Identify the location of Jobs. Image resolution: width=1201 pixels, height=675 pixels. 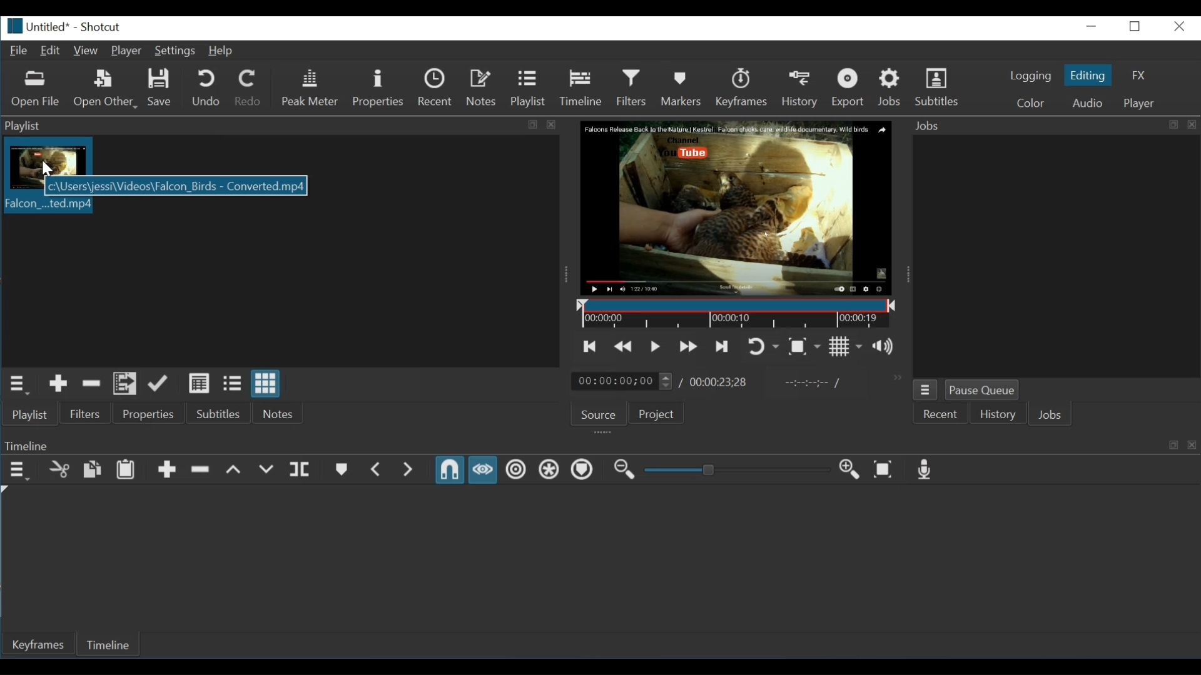
(891, 87).